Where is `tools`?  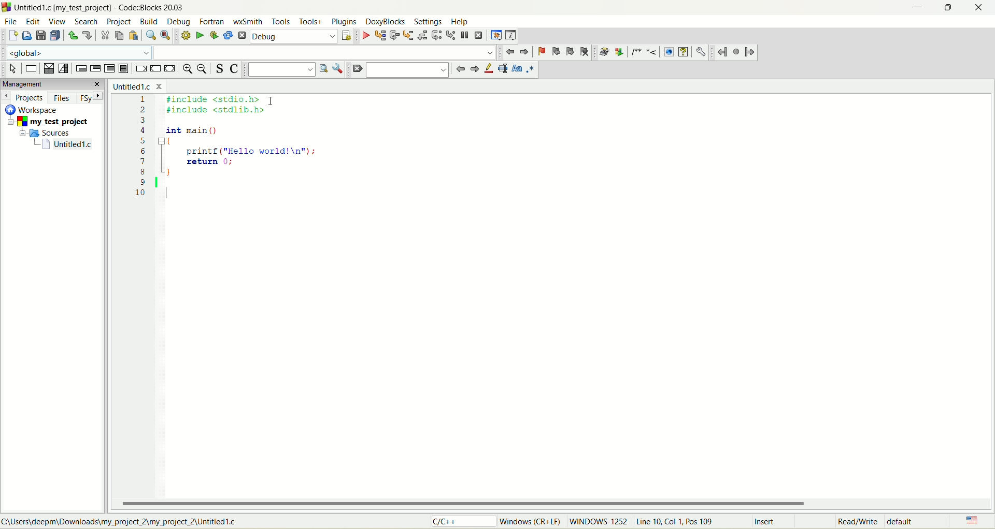
tools is located at coordinates (310, 22).